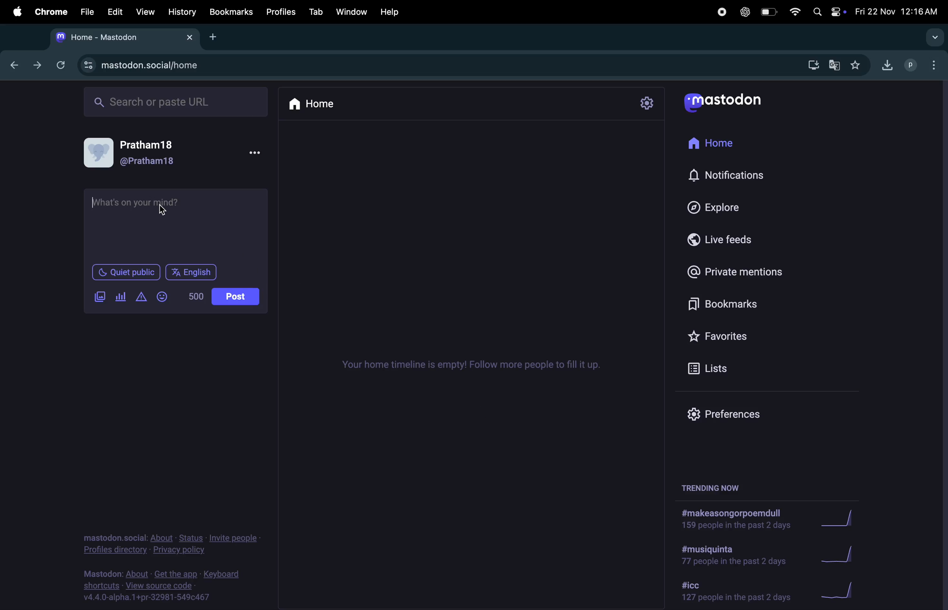 This screenshot has width=948, height=610. What do you see at coordinates (720, 12) in the screenshot?
I see `record` at bounding box center [720, 12].